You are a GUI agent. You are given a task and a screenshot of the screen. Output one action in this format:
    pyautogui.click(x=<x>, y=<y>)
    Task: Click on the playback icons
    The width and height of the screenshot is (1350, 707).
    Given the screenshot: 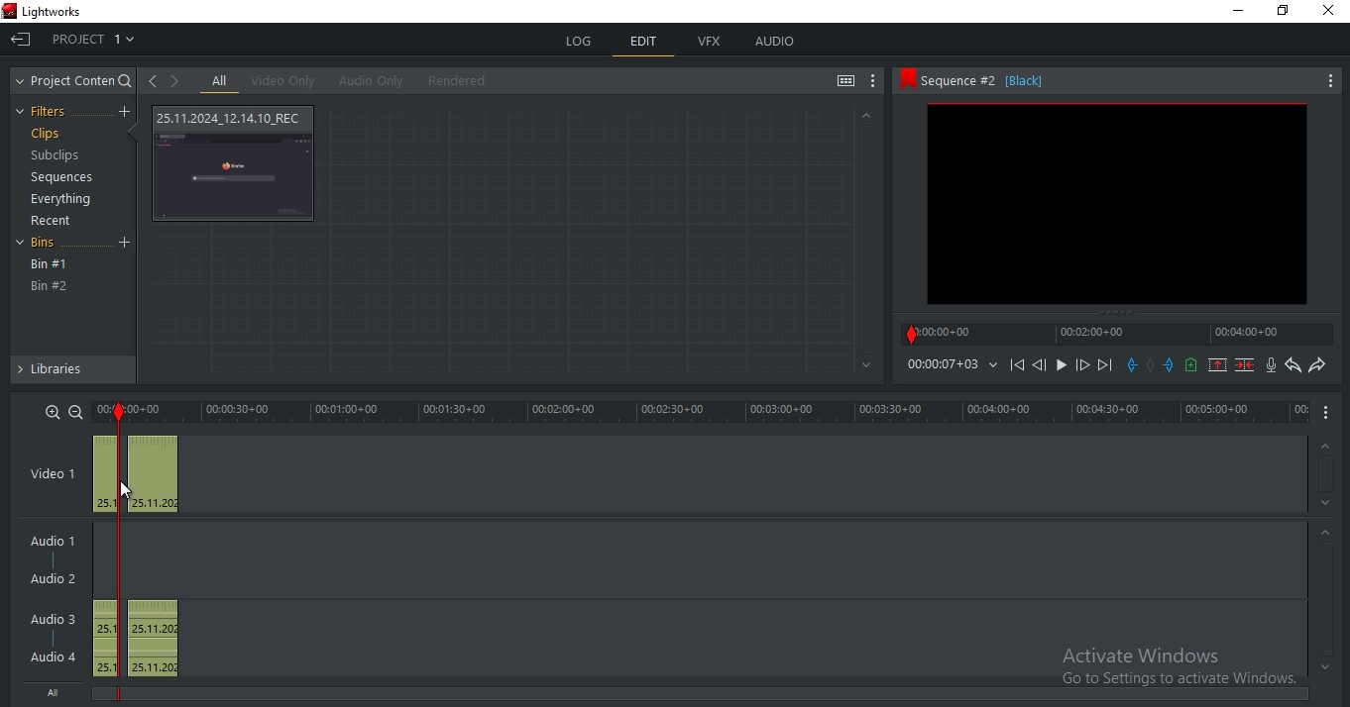 What is the action you would take?
    pyautogui.click(x=1016, y=363)
    